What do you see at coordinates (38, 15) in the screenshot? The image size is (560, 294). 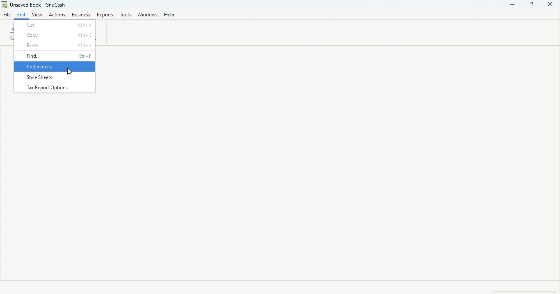 I see `View` at bounding box center [38, 15].